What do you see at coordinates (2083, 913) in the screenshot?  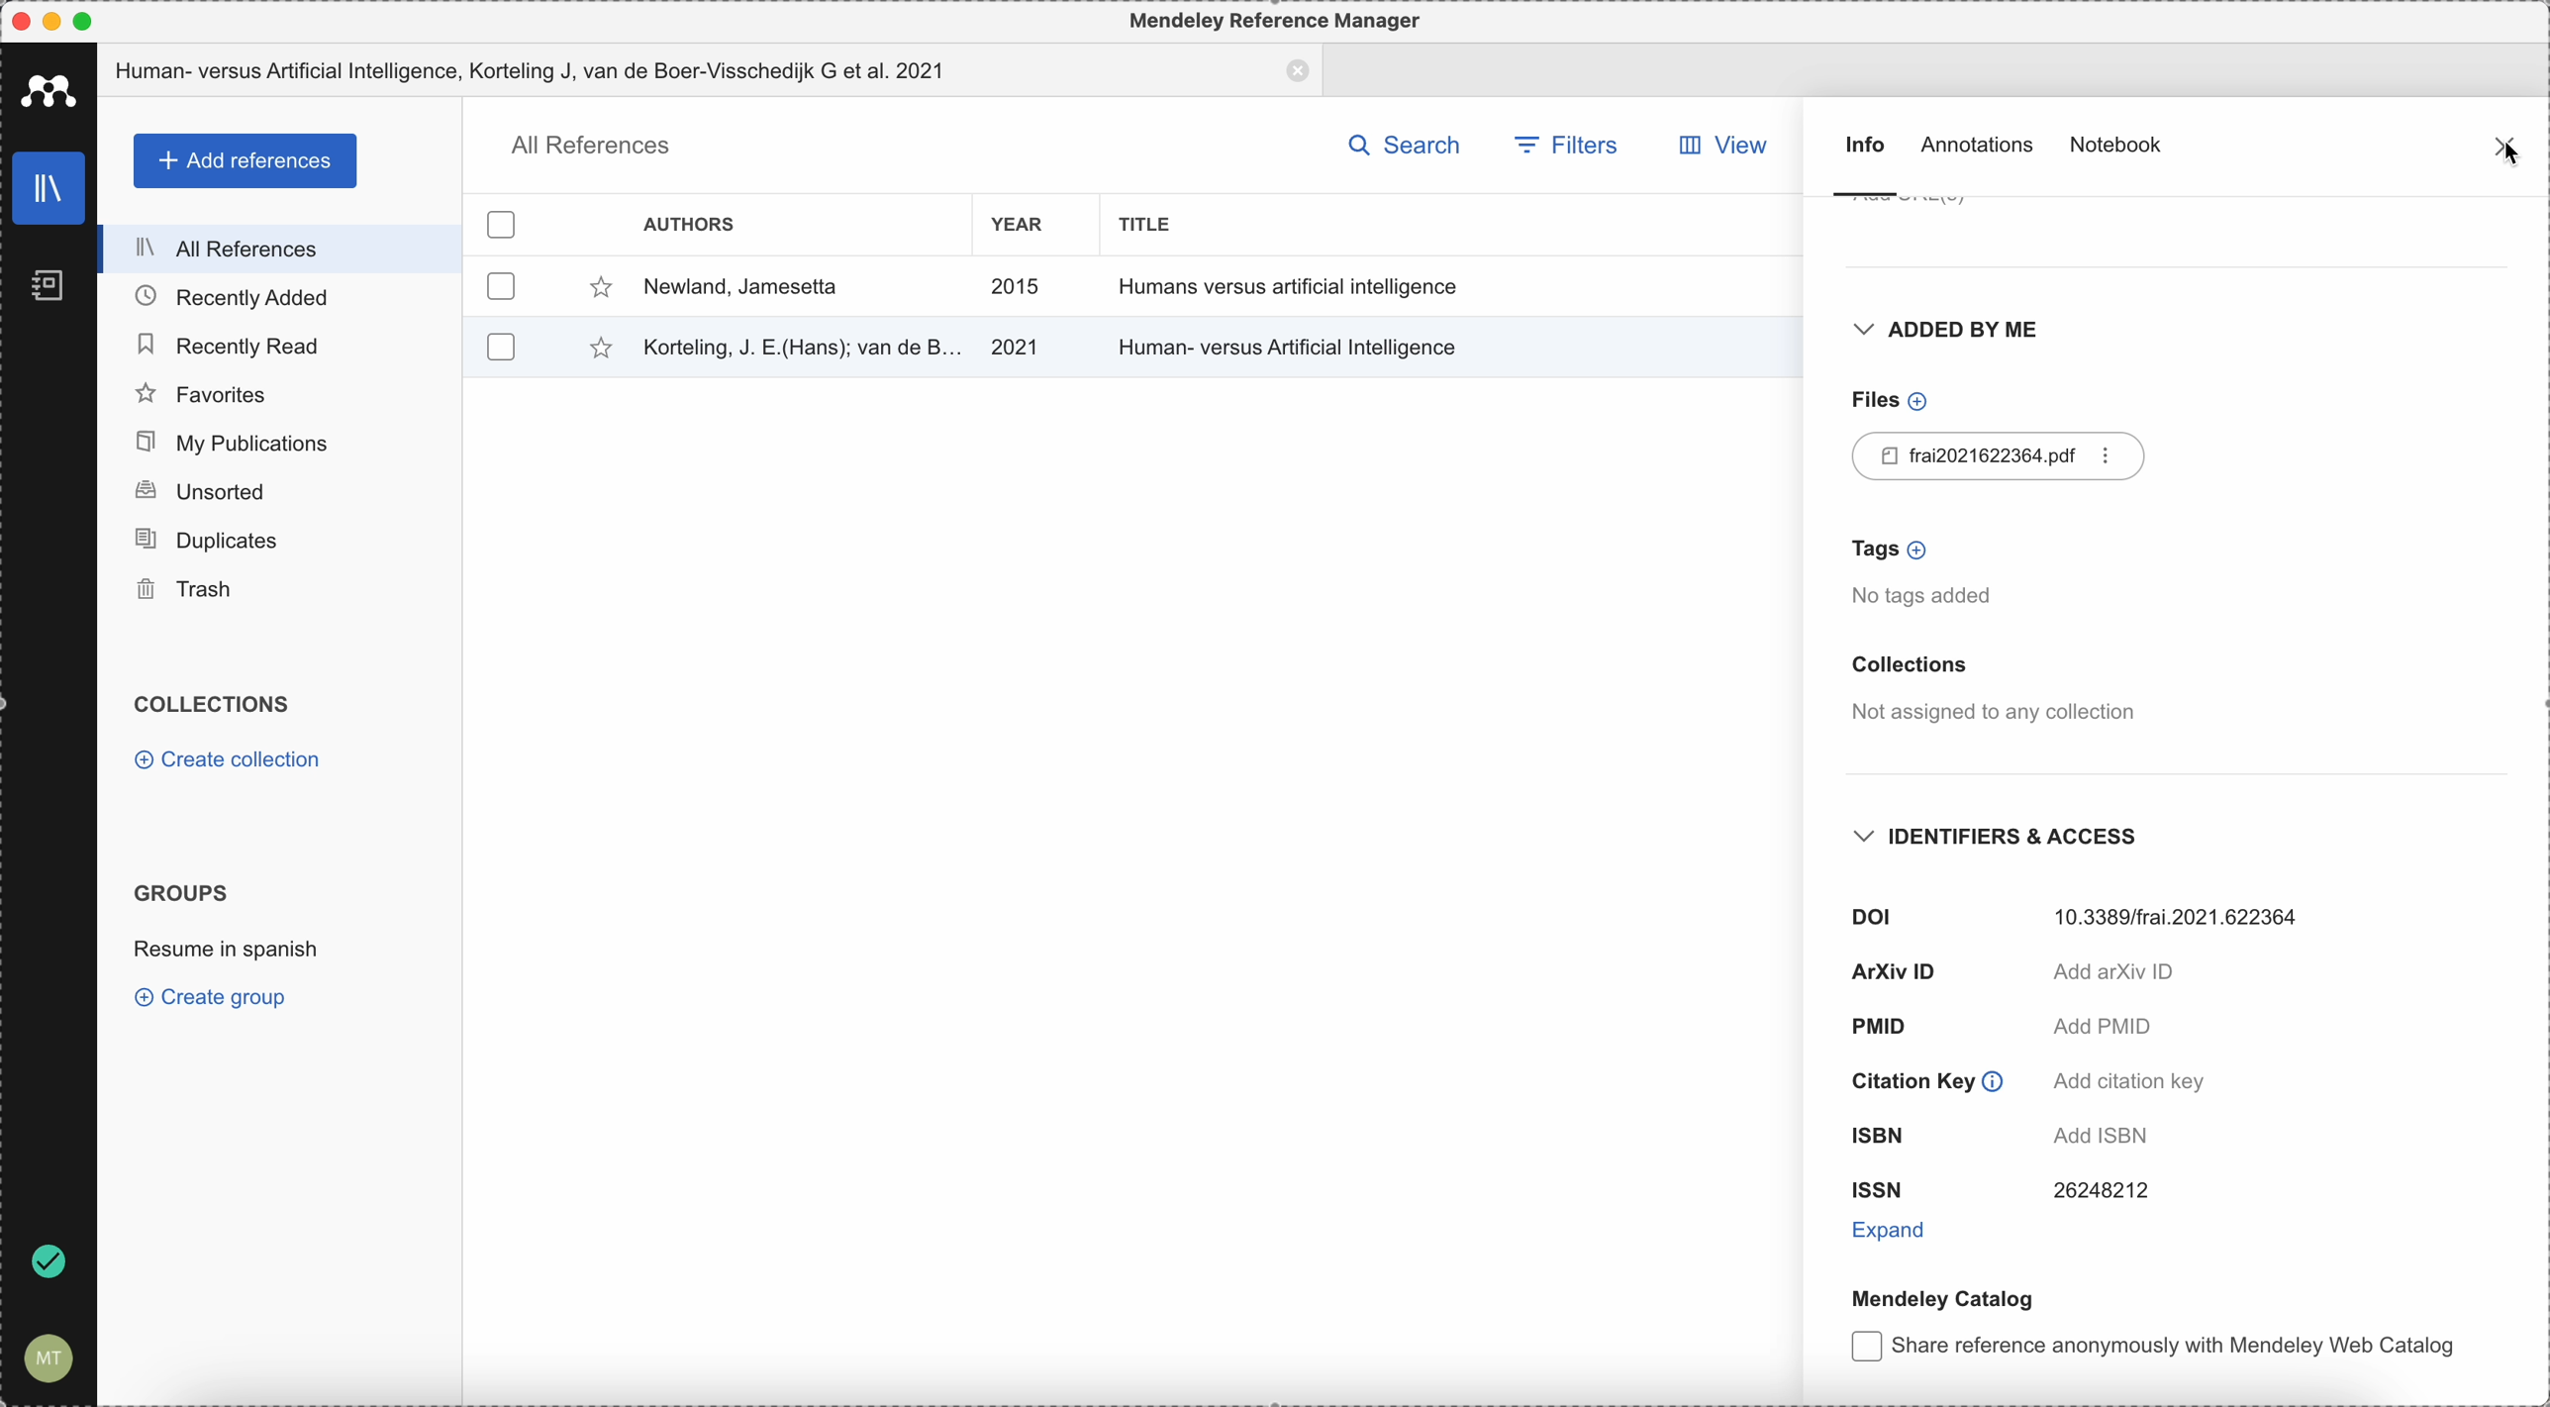 I see `DOI` at bounding box center [2083, 913].